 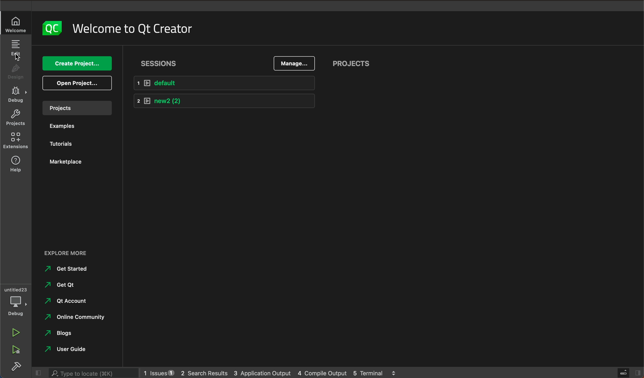 What do you see at coordinates (74, 143) in the screenshot?
I see `tutorials` at bounding box center [74, 143].